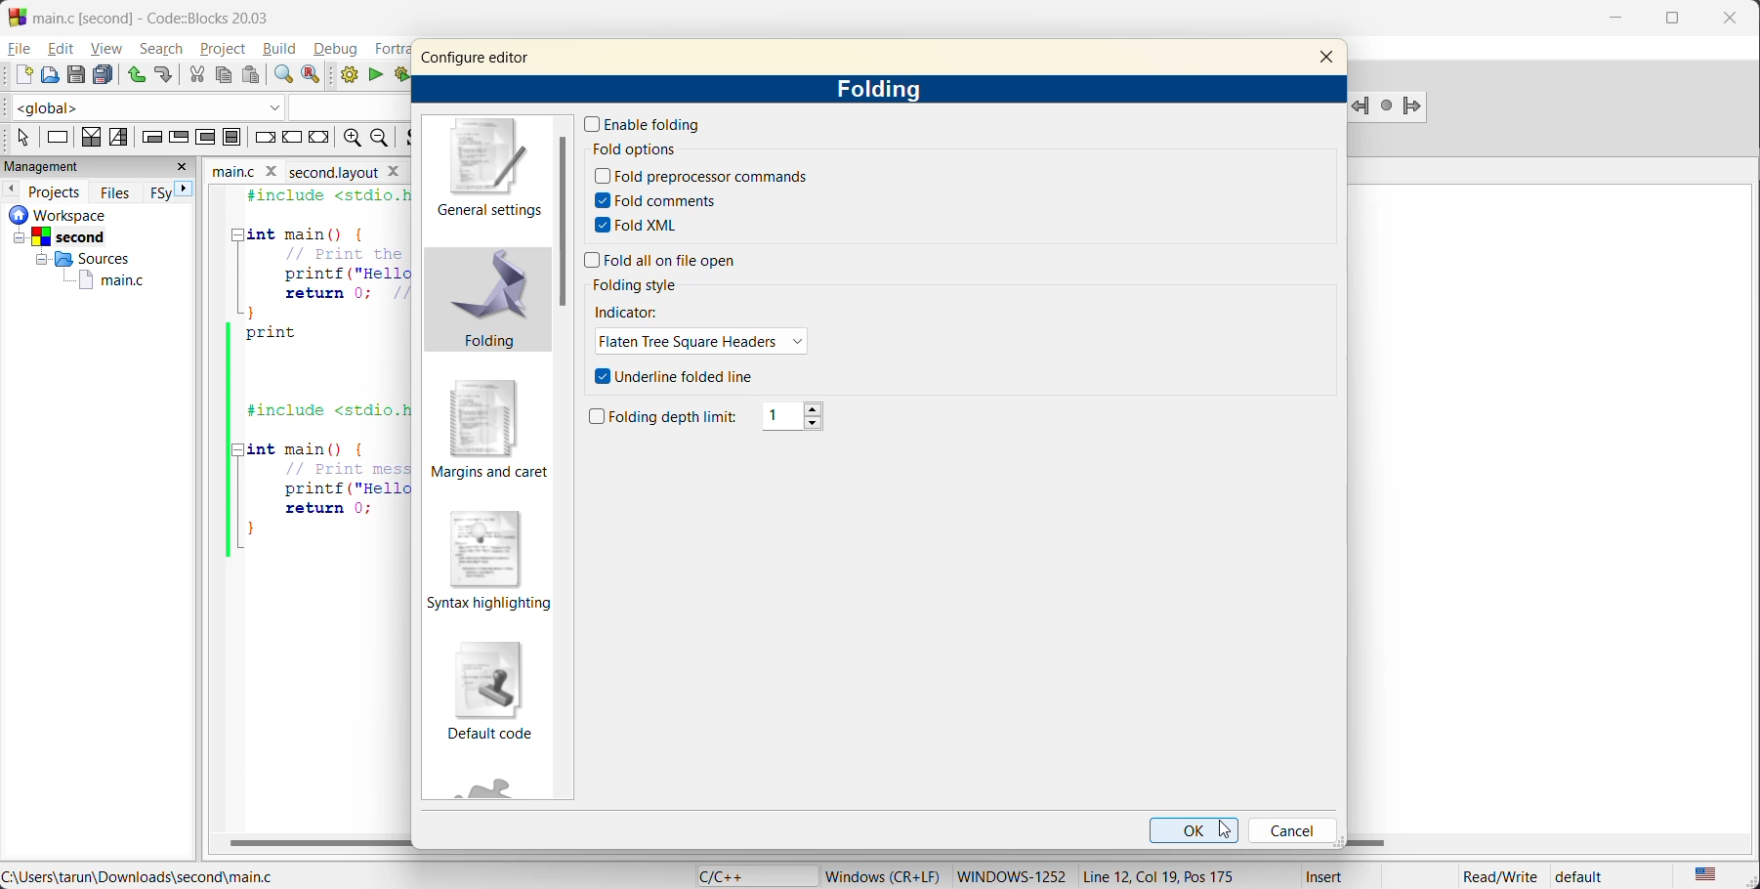  What do you see at coordinates (319, 140) in the screenshot?
I see `return instruction` at bounding box center [319, 140].